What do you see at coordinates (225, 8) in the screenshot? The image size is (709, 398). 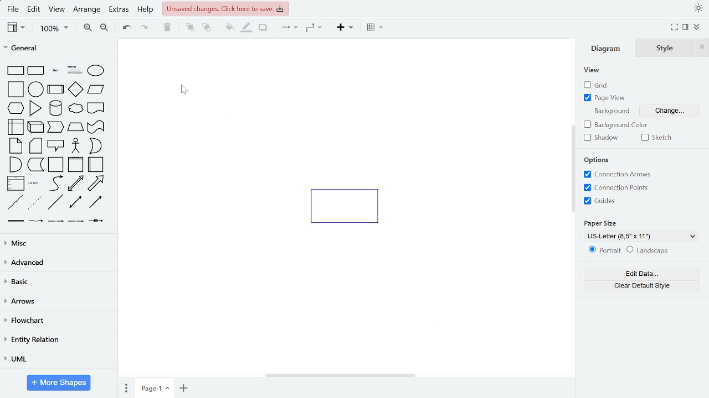 I see `unsaved changes. Click here to save` at bounding box center [225, 8].